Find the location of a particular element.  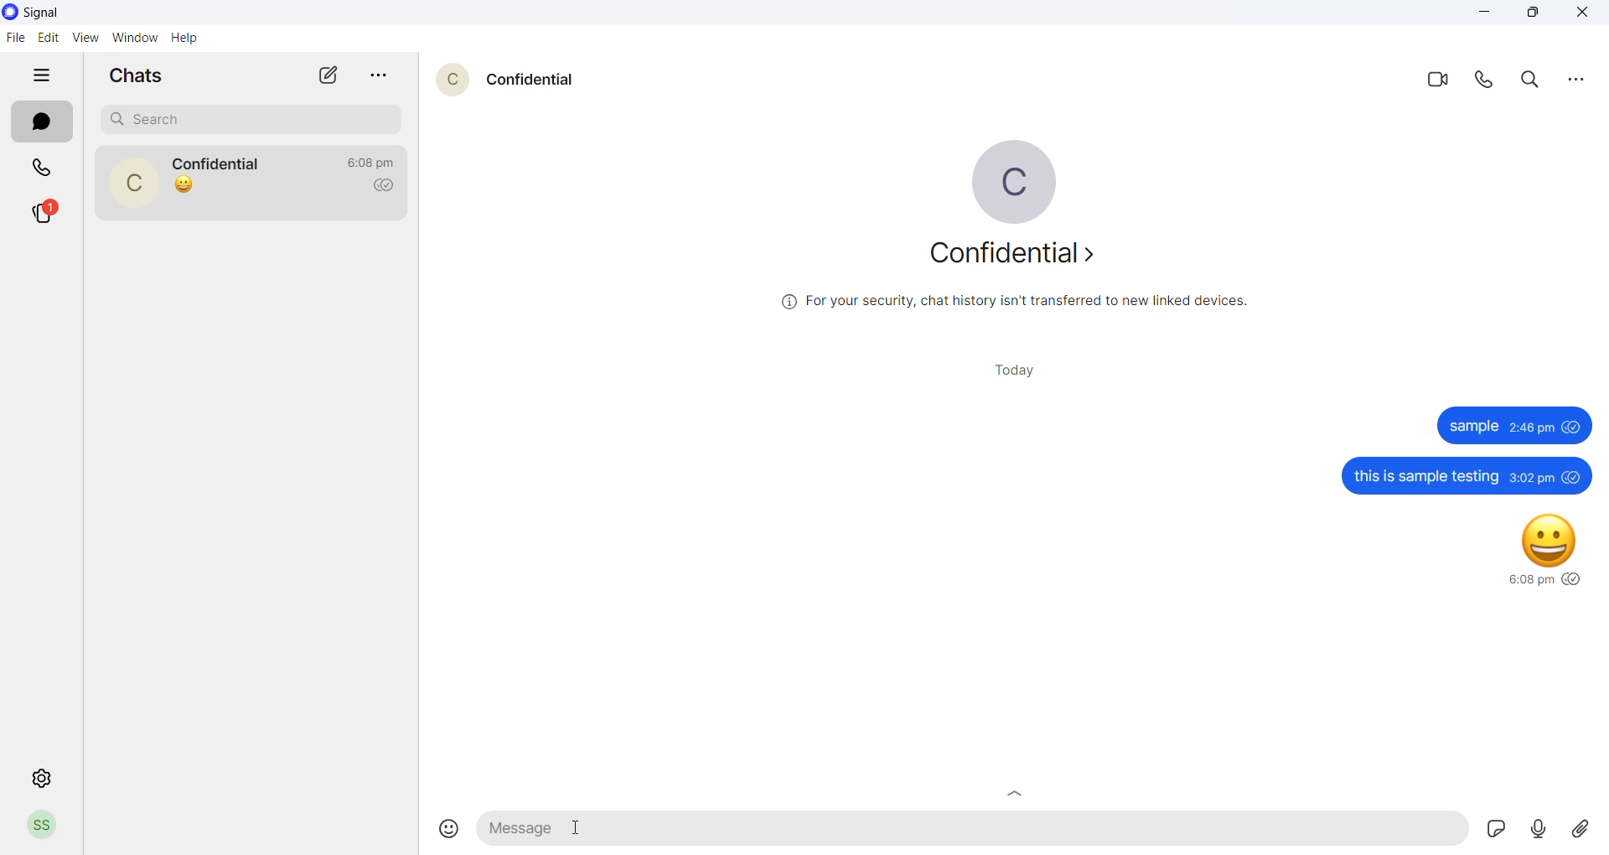

application name and logo is located at coordinates (49, 13).